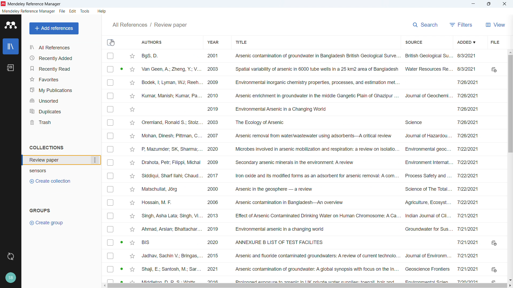  What do you see at coordinates (133, 96) in the screenshot?
I see `Star mark respective publication` at bounding box center [133, 96].